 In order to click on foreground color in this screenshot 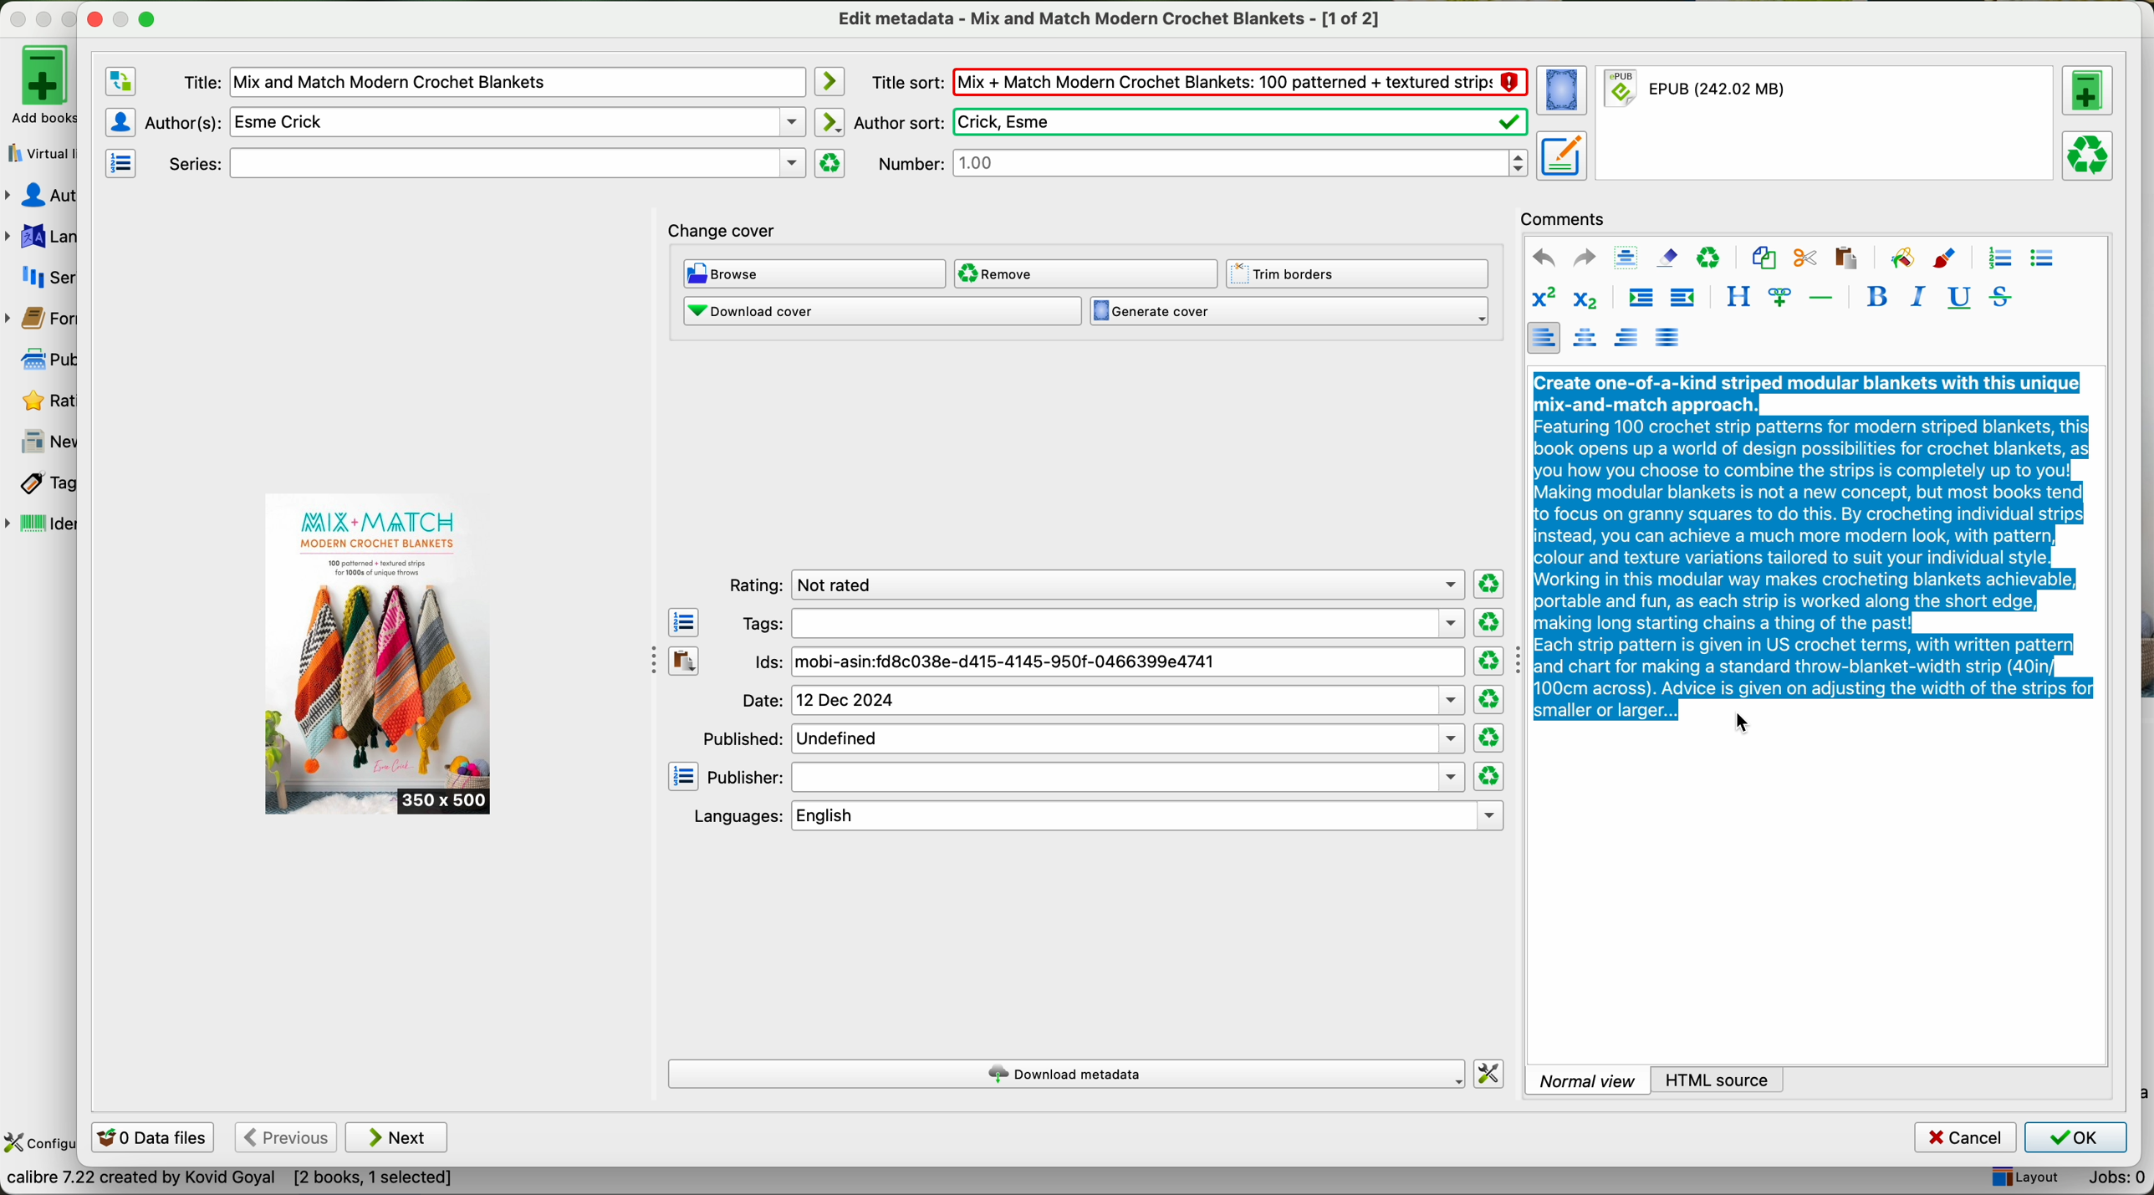, I will do `click(1945, 260)`.